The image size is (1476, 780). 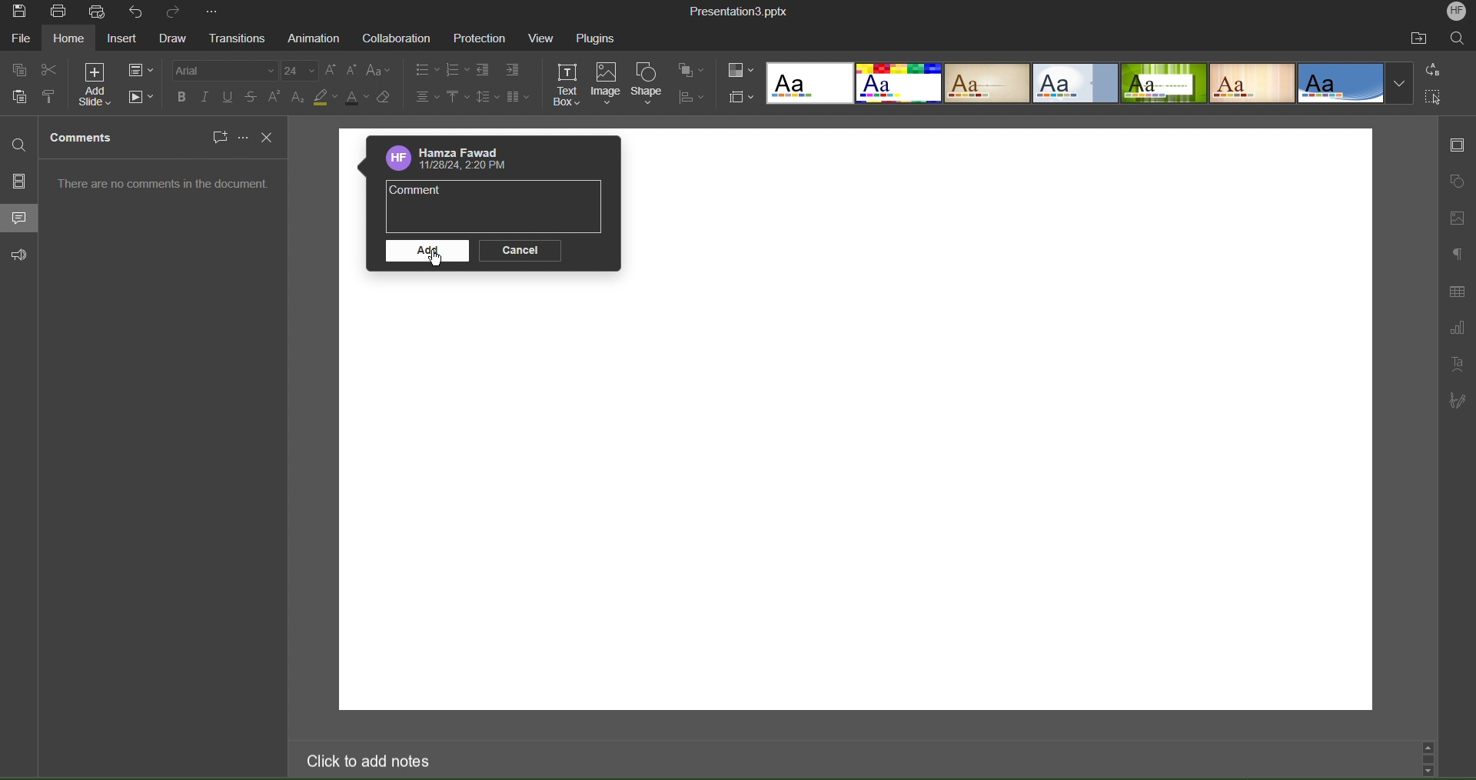 What do you see at coordinates (22, 255) in the screenshot?
I see `Feedback and Support` at bounding box center [22, 255].